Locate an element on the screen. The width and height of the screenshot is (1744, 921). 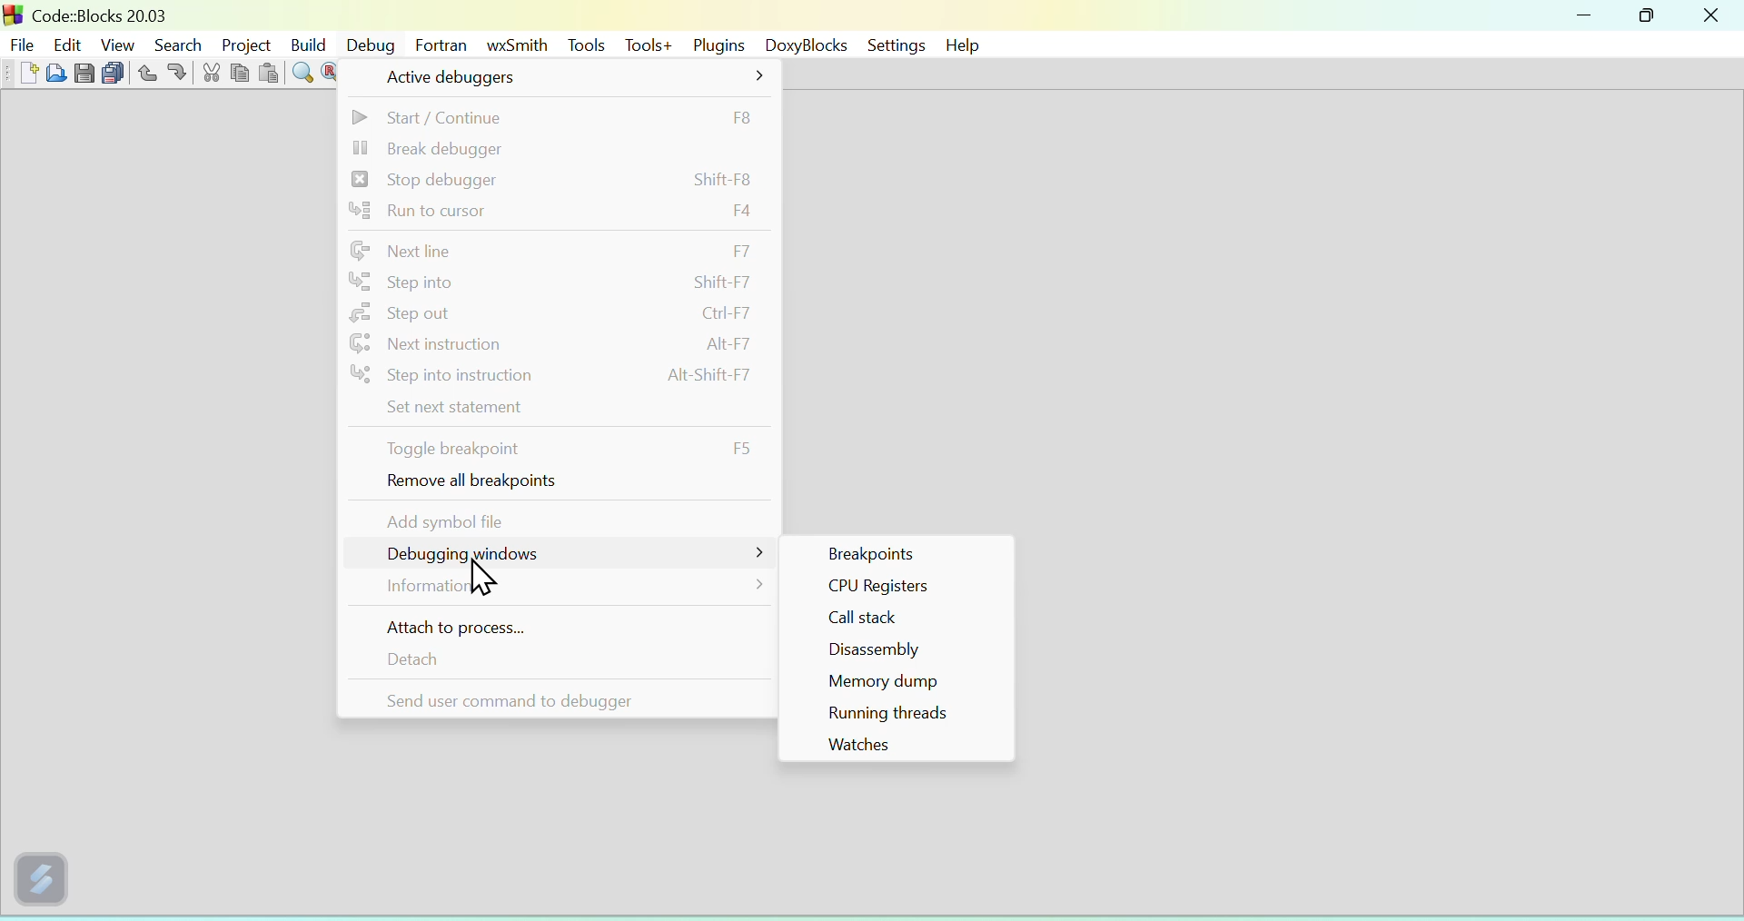
Watches is located at coordinates (896, 746).